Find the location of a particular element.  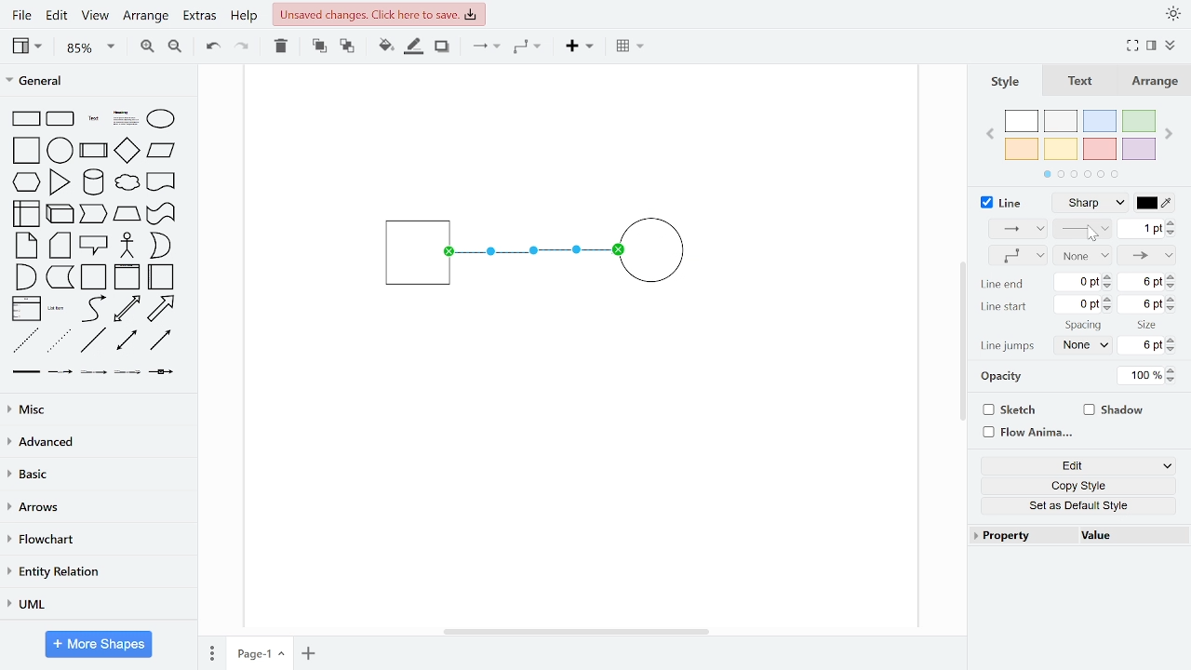

flow animation is located at coordinates (1025, 433).